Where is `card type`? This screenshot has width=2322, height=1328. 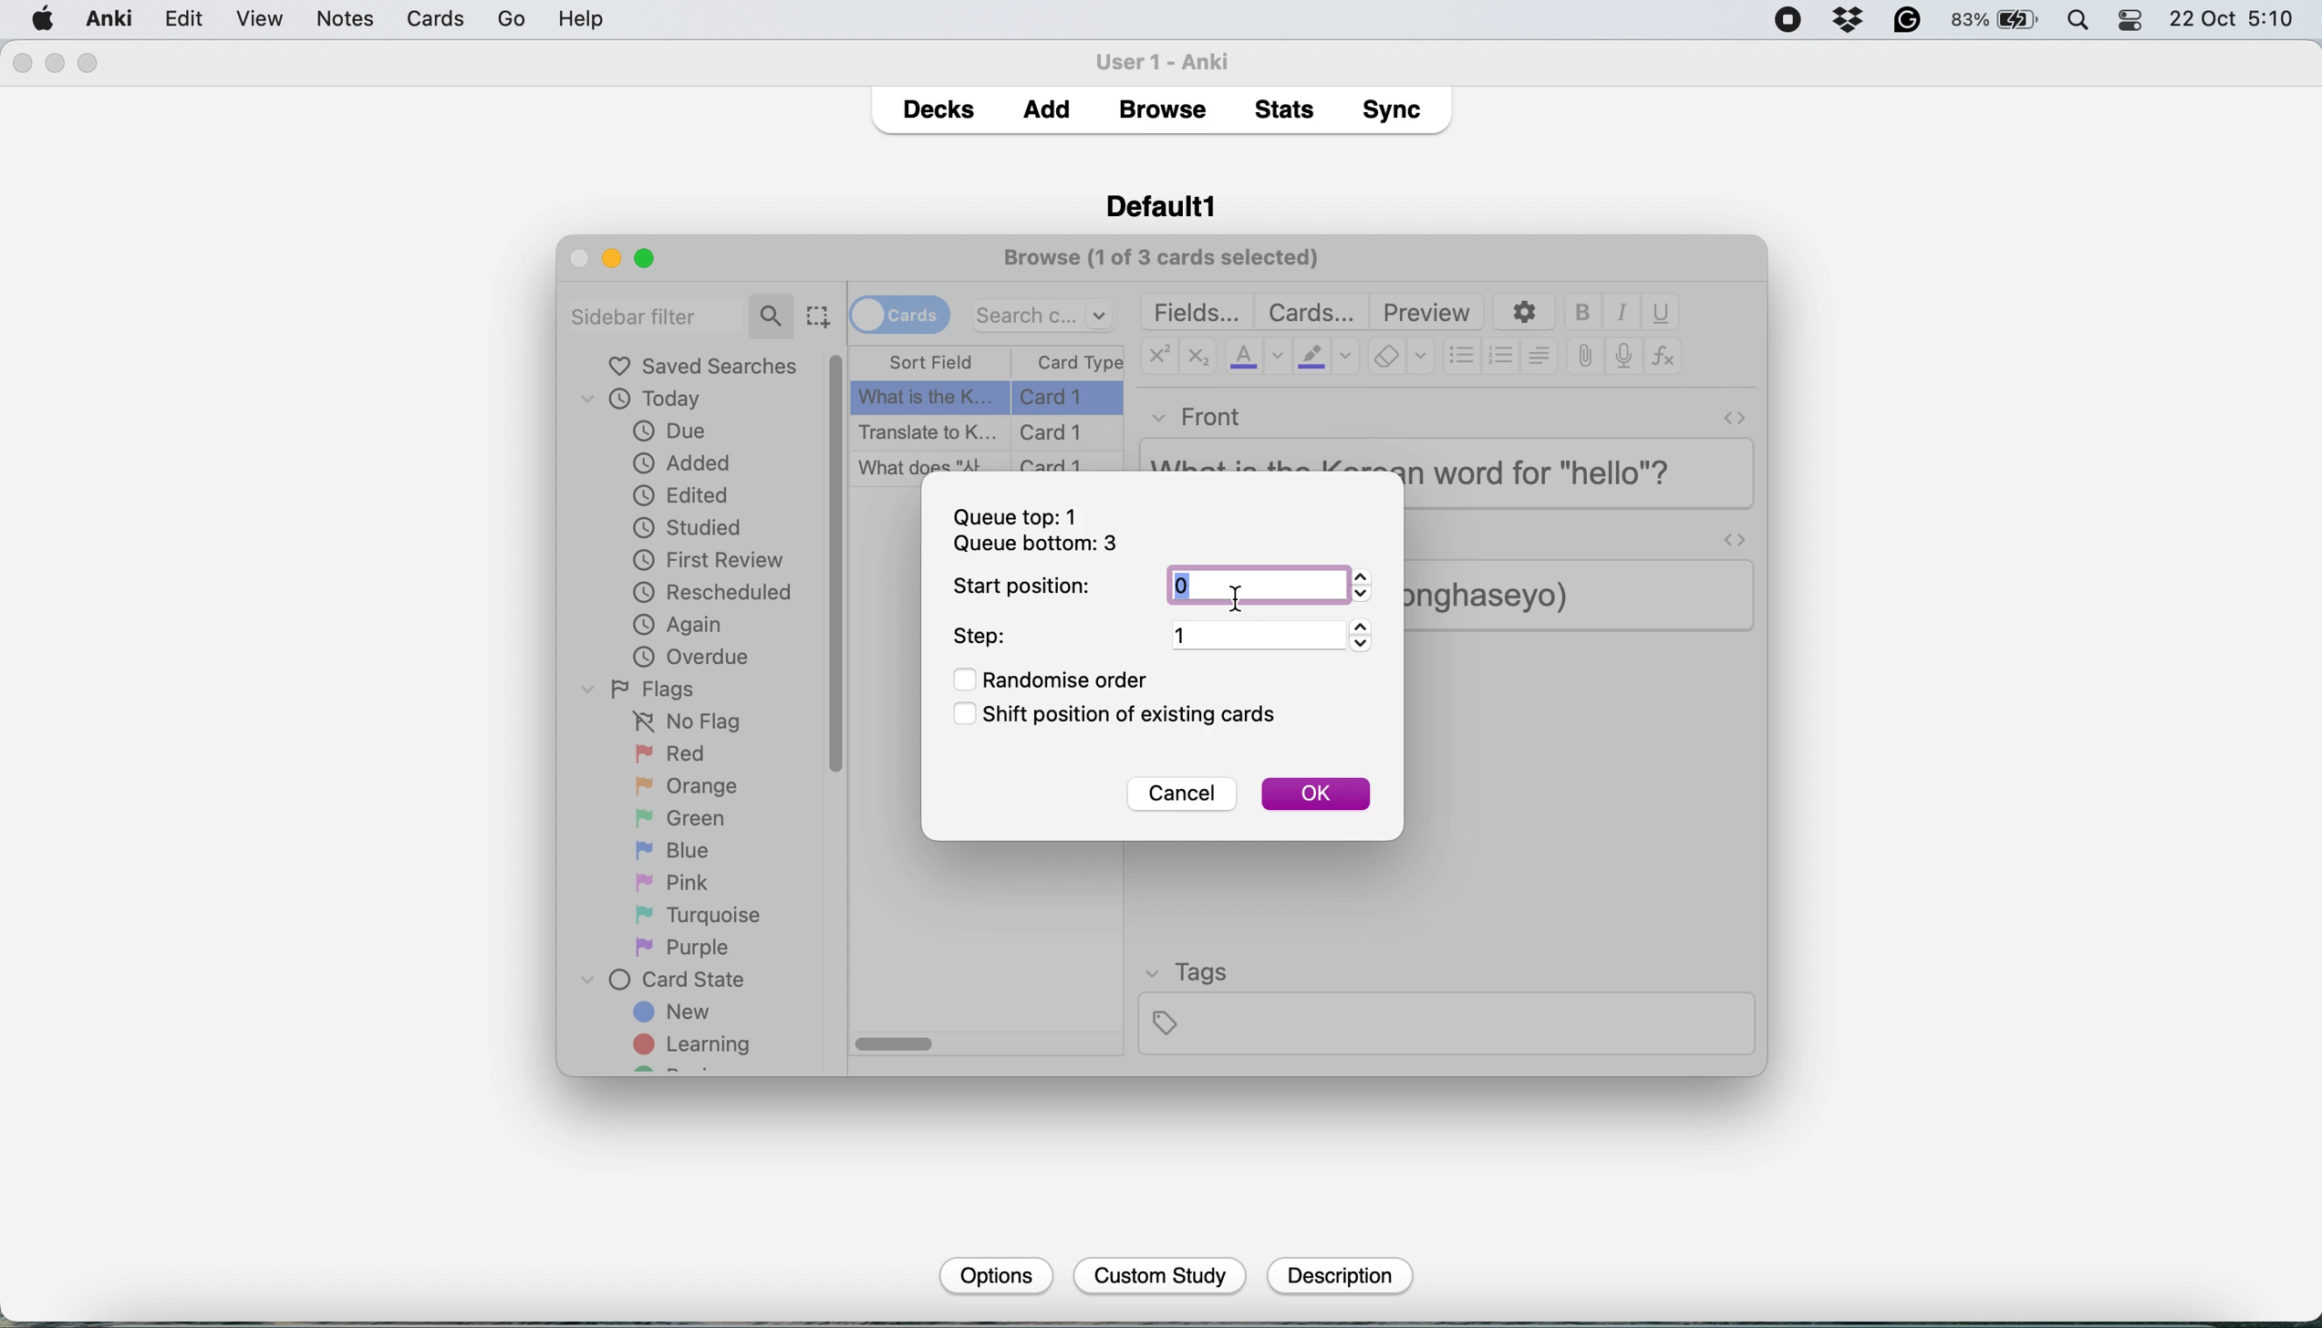
card type is located at coordinates (1077, 363).